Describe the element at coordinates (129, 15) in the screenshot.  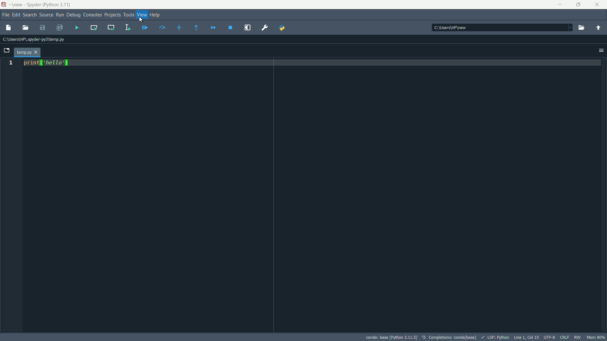
I see `tools menu` at that location.